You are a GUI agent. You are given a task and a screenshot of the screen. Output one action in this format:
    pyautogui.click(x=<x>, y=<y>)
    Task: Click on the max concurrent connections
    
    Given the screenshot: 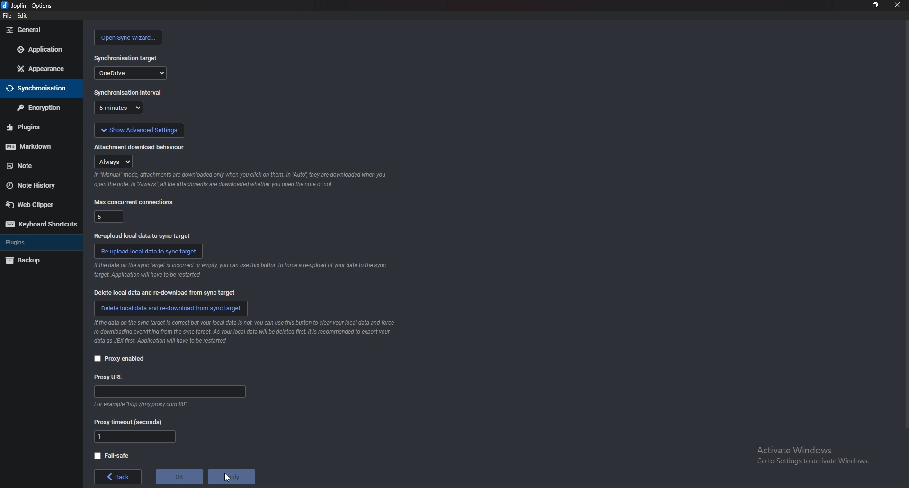 What is the action you would take?
    pyautogui.click(x=135, y=201)
    